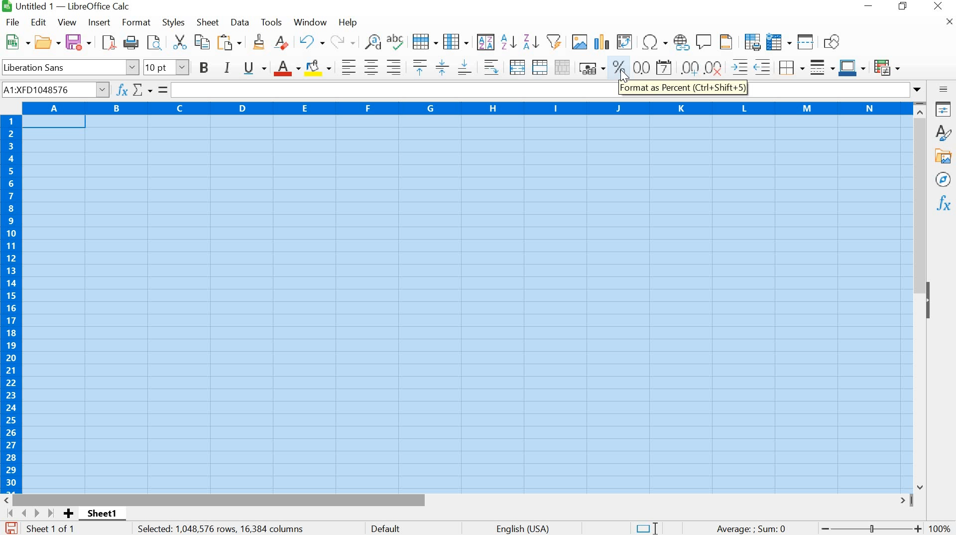 The width and height of the screenshot is (956, 535). I want to click on Unmerge Cells, so click(563, 66).